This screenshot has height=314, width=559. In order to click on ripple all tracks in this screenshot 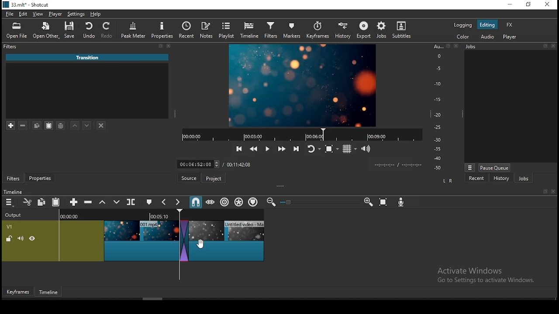, I will do `click(239, 201)`.